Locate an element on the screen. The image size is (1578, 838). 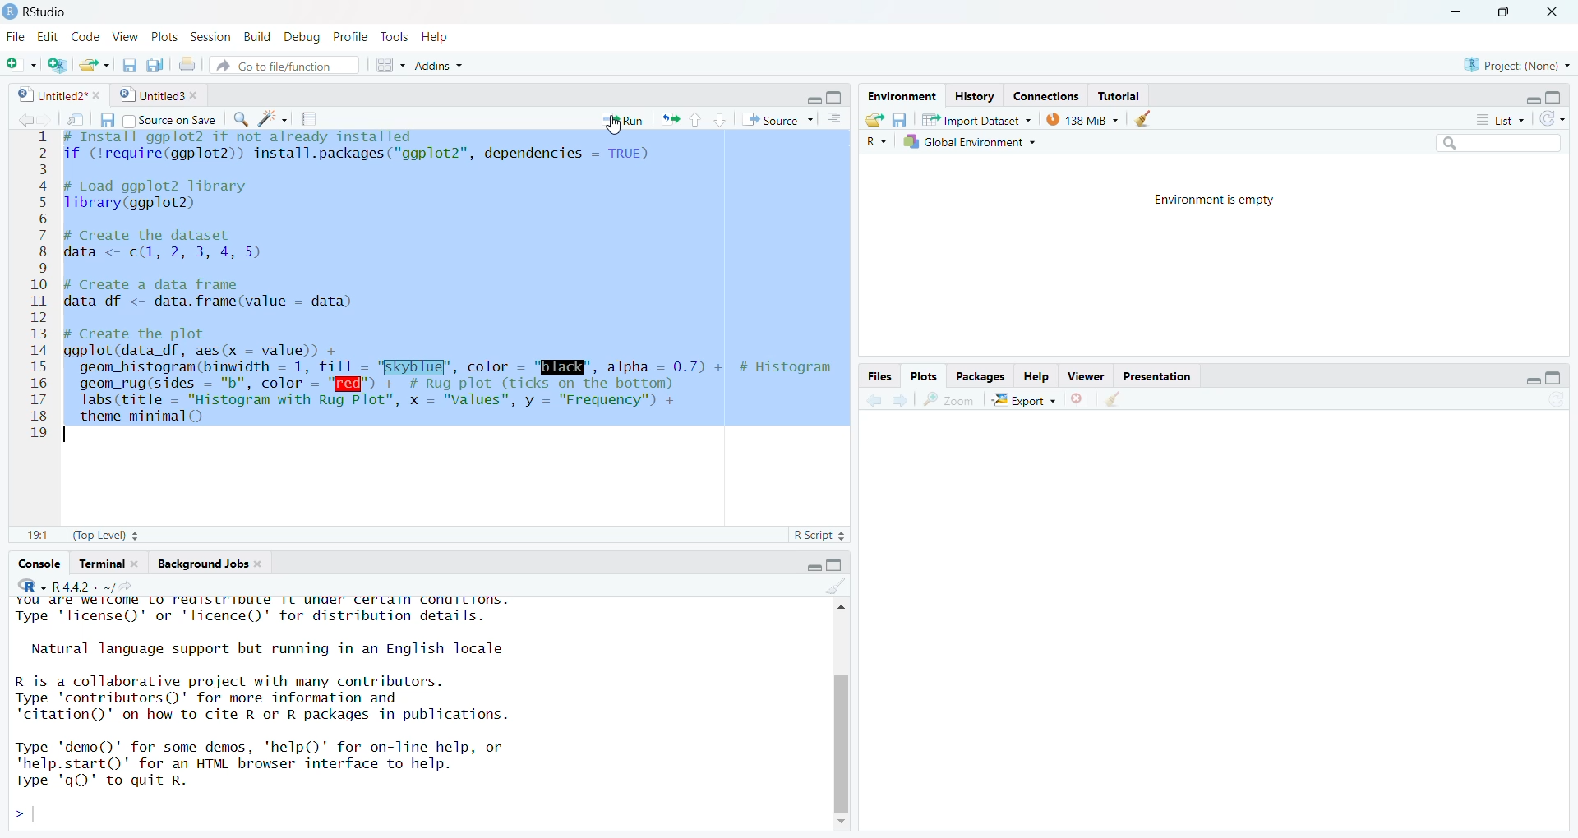
‘Console is located at coordinates (34, 565).